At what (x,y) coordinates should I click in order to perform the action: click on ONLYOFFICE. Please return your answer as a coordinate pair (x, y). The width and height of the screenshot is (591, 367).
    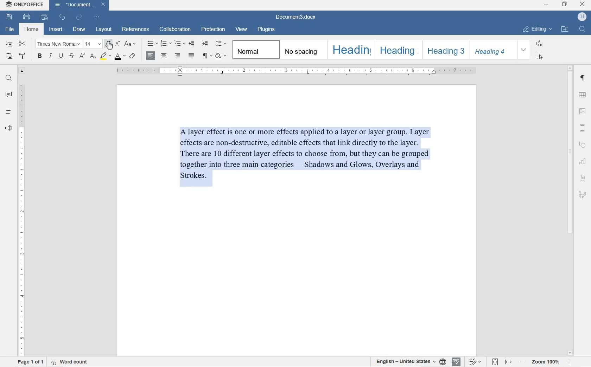
    Looking at the image, I should click on (24, 5).